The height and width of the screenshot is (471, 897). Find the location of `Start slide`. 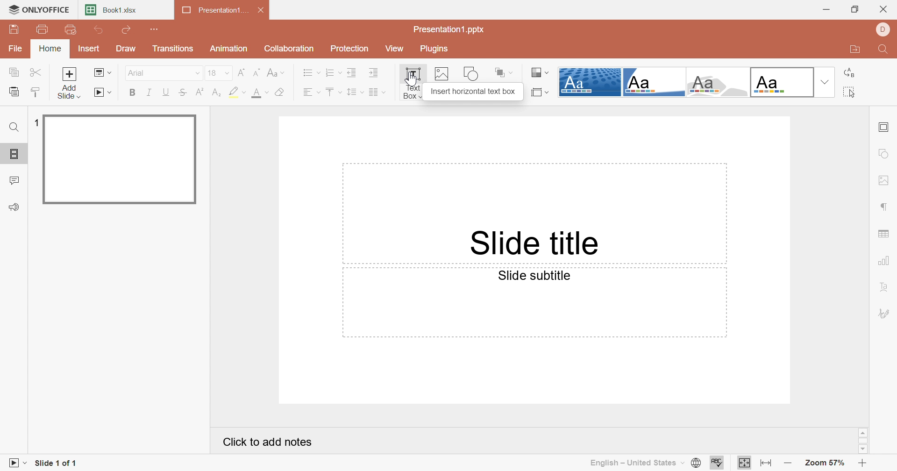

Start slide is located at coordinates (14, 464).